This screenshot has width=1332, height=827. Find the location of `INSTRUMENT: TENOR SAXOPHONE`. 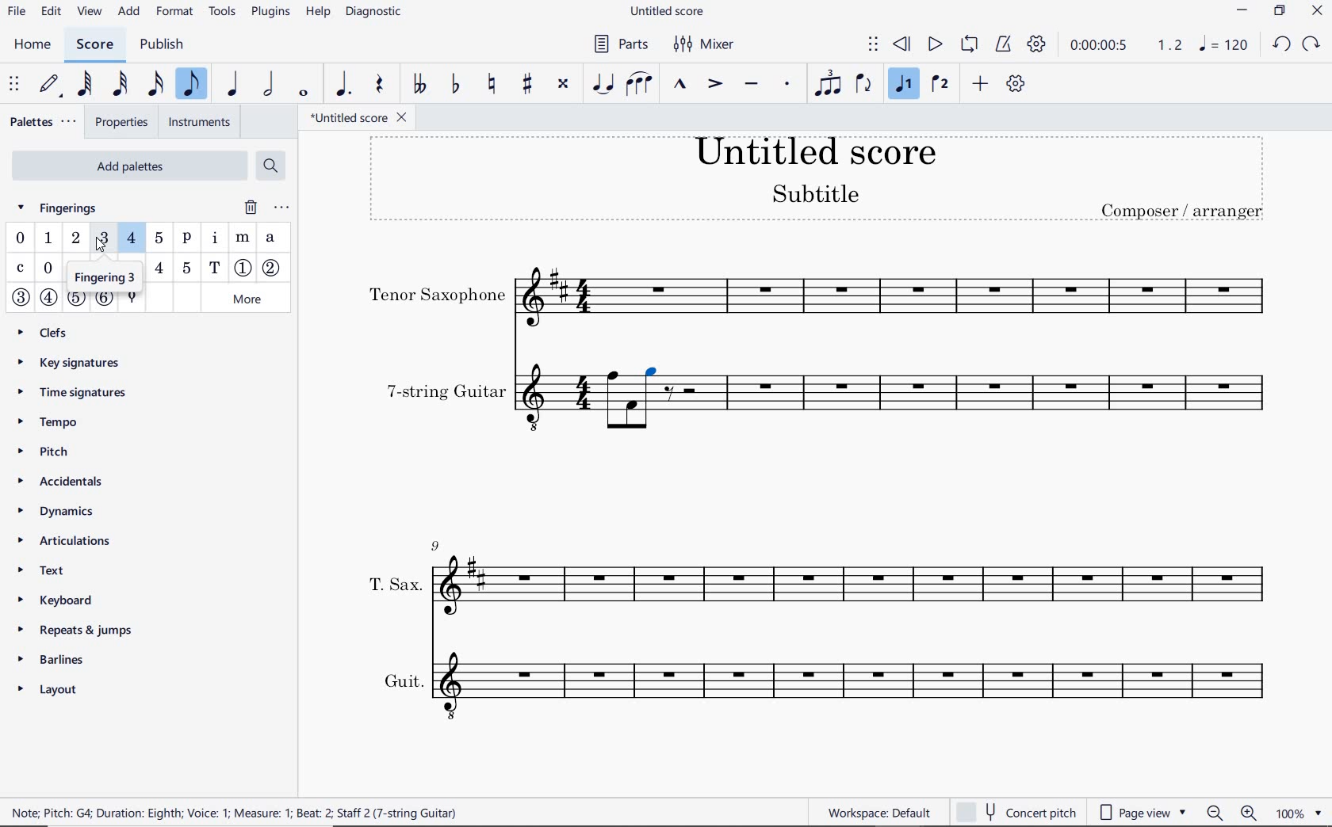

INSTRUMENT: TENOR SAXOPHONE is located at coordinates (820, 296).